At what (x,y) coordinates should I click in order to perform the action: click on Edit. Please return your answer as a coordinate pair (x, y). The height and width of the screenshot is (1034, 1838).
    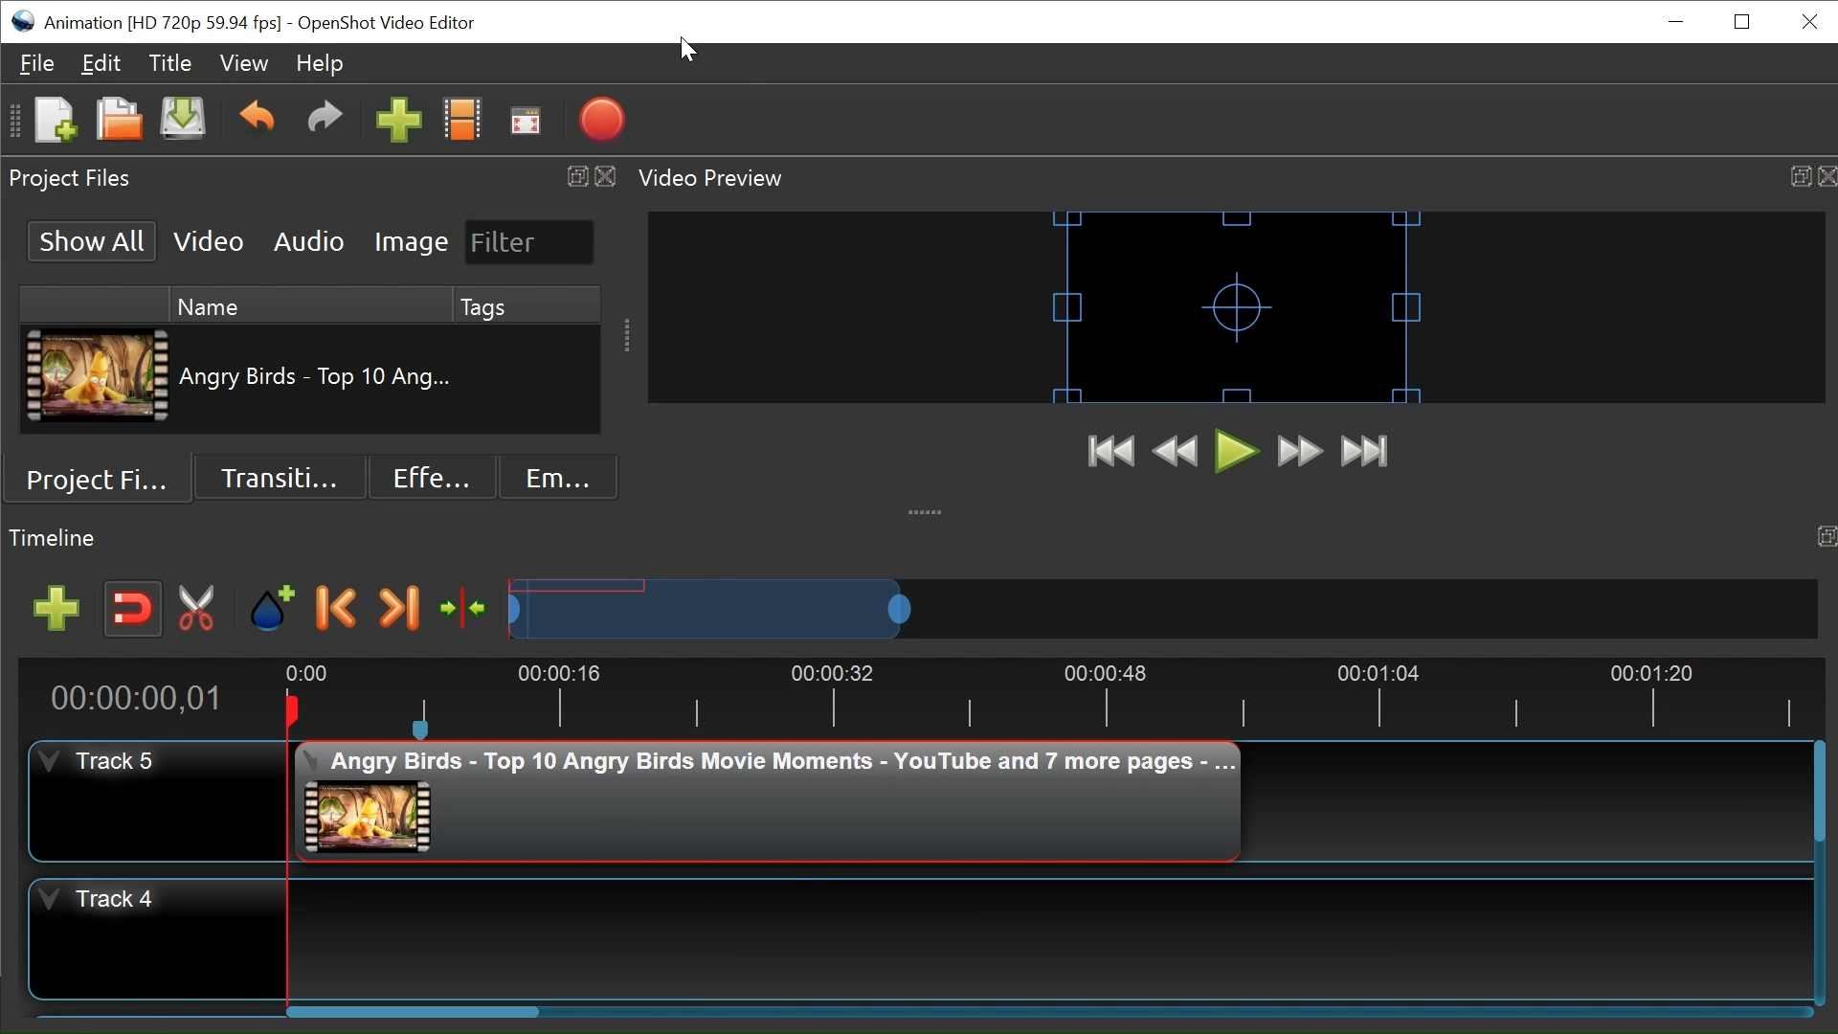
    Looking at the image, I should click on (101, 63).